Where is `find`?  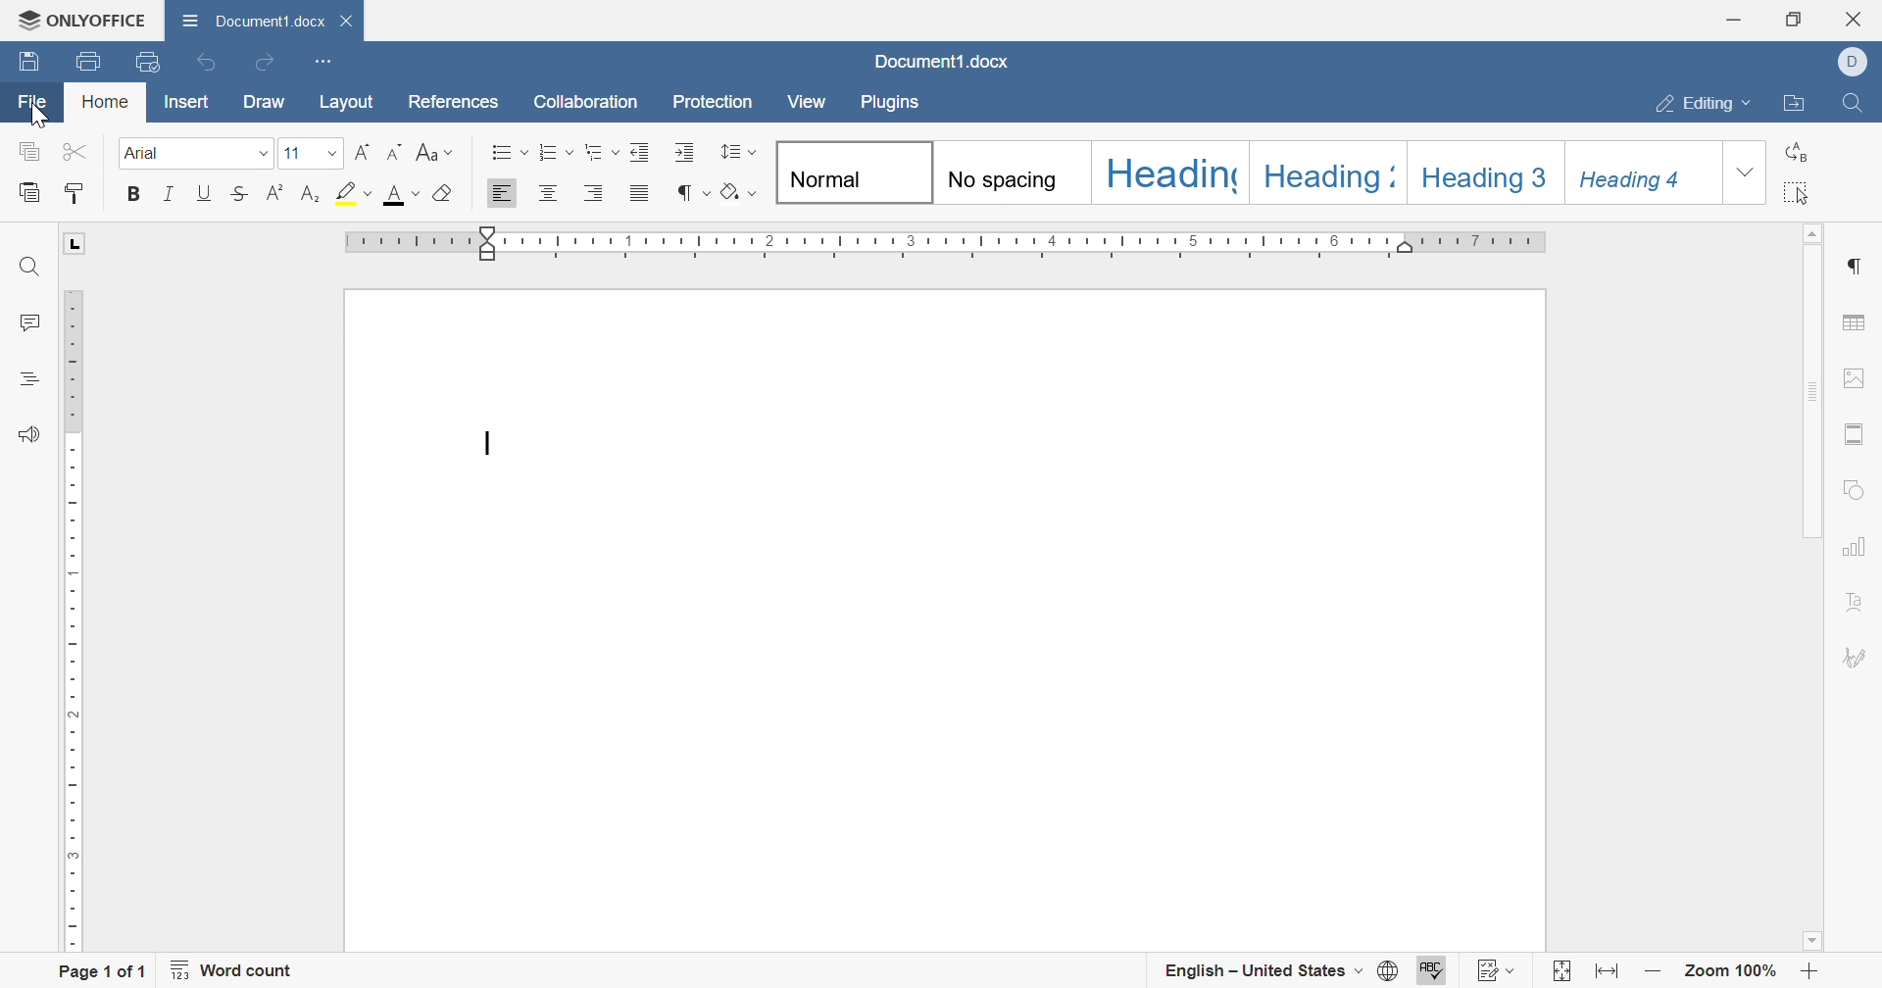 find is located at coordinates (30, 265).